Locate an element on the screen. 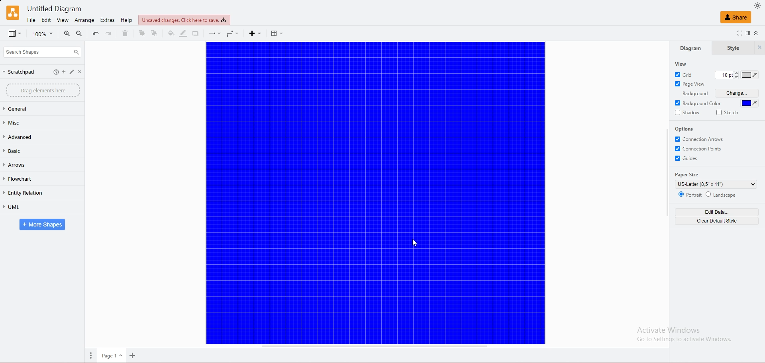 This screenshot has width=765, height=363. shadow is located at coordinates (687, 113).